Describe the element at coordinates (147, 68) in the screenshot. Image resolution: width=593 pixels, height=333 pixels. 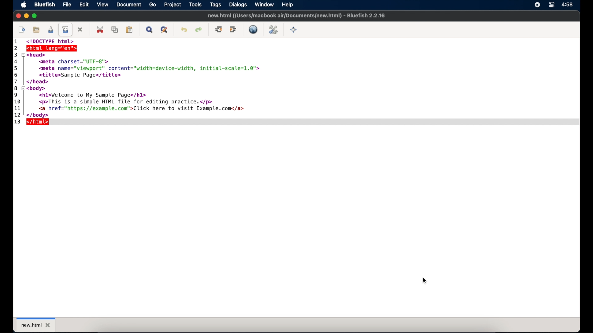
I see `<meta name="viewport" content="width=device-width, initial-scale=1.0">` at that location.